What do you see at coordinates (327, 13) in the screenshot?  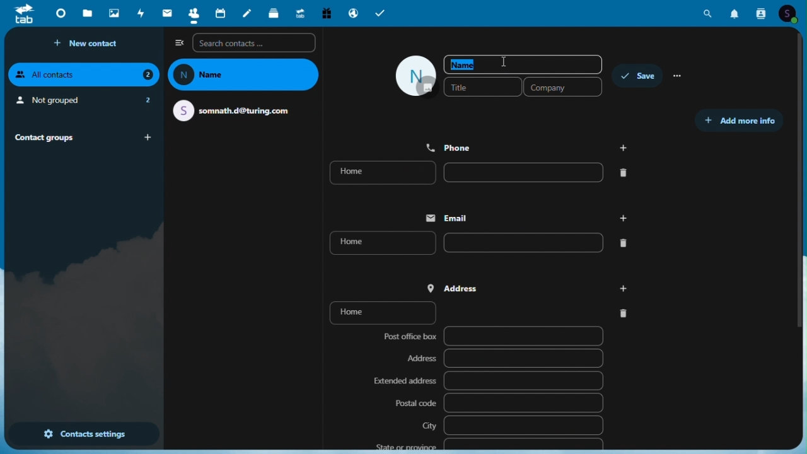 I see `free trial` at bounding box center [327, 13].